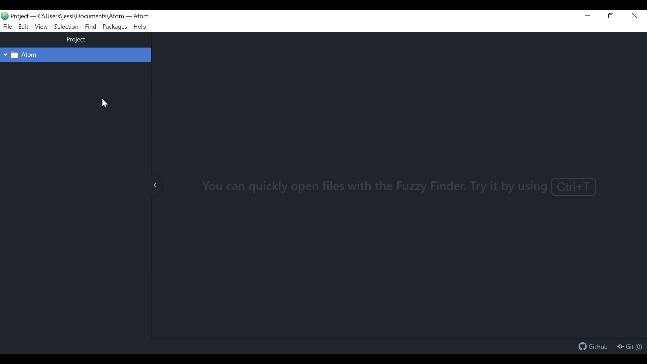 The width and height of the screenshot is (647, 364). Describe the element at coordinates (91, 27) in the screenshot. I see `Find` at that location.